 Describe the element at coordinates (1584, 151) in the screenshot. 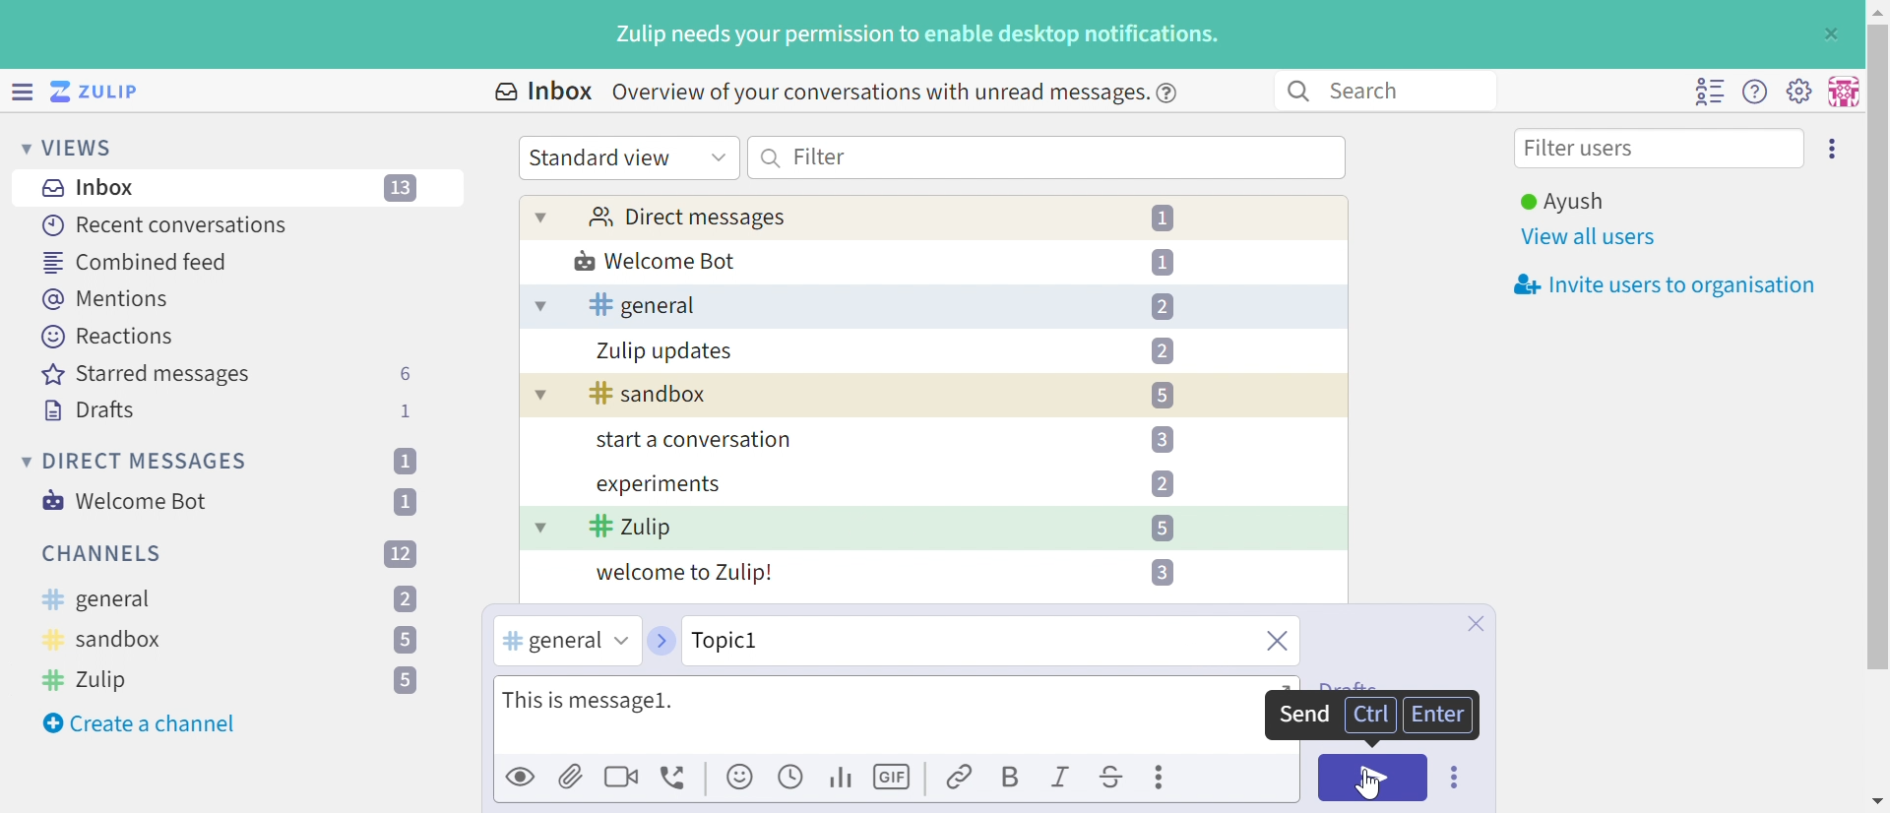

I see `Filter users` at that location.